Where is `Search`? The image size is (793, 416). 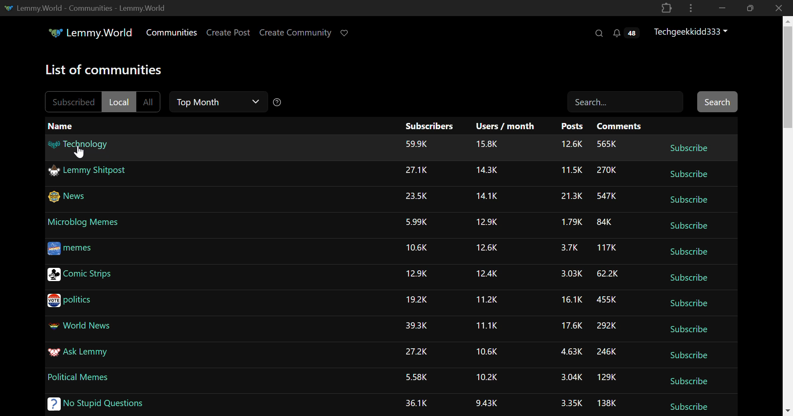
Search is located at coordinates (716, 102).